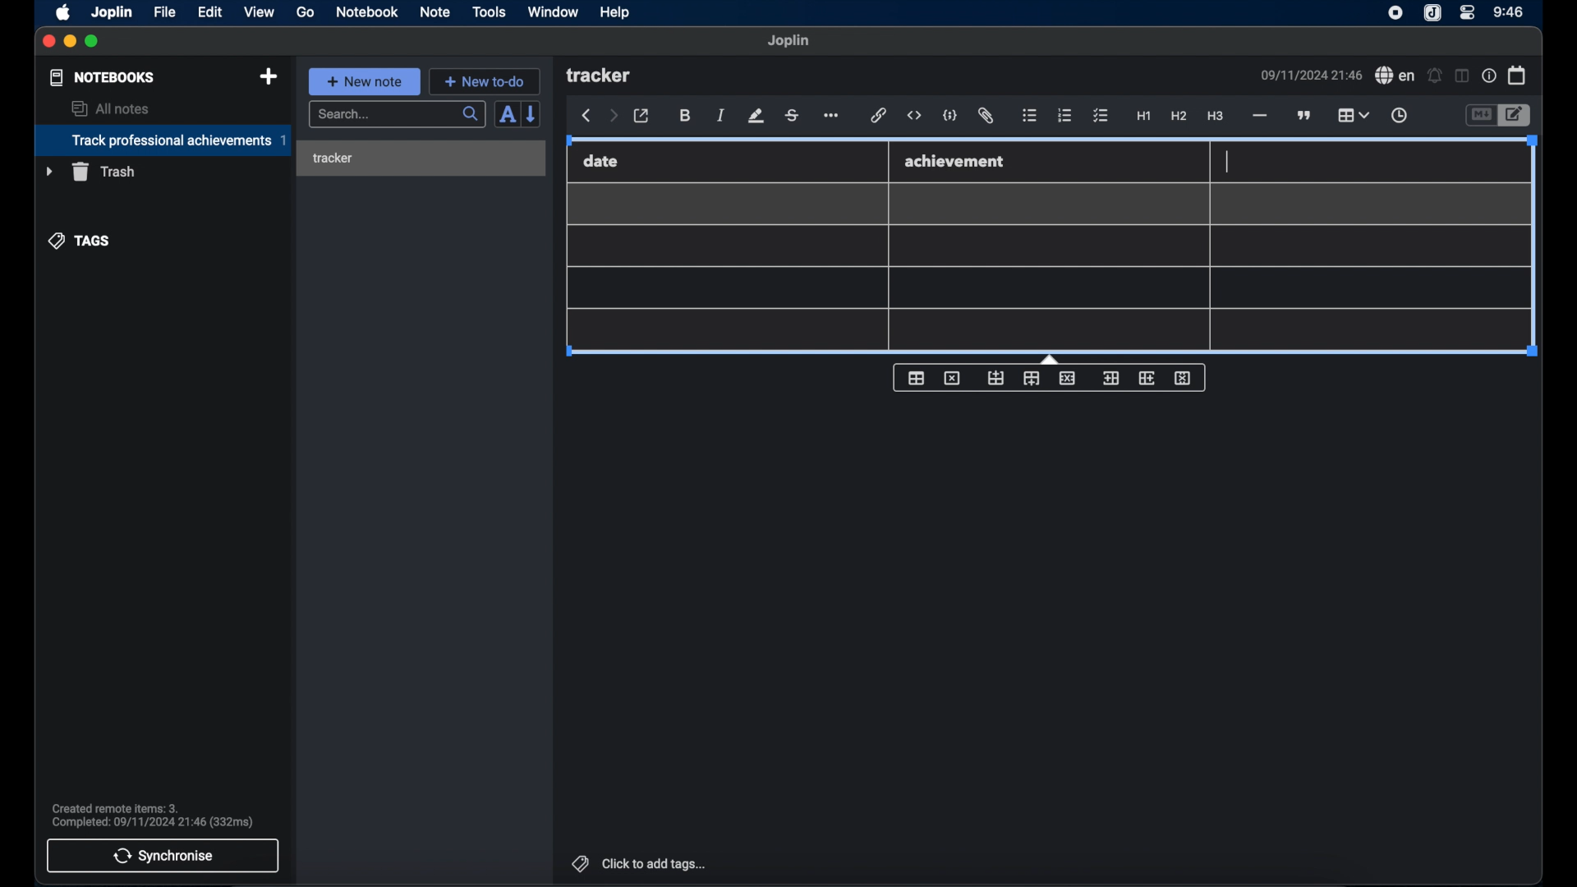 This screenshot has width=1577, height=887. Describe the element at coordinates (1259, 116) in the screenshot. I see `horizontal line` at that location.